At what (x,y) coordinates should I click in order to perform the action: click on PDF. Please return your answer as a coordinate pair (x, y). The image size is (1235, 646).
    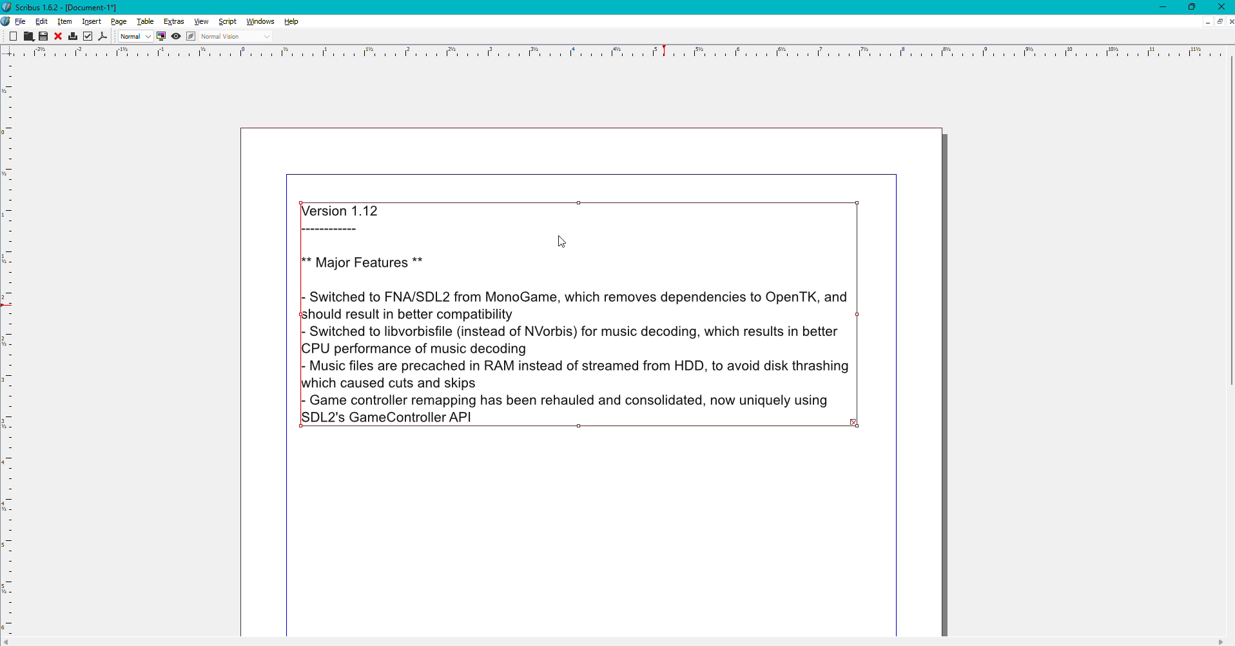
    Looking at the image, I should click on (104, 37).